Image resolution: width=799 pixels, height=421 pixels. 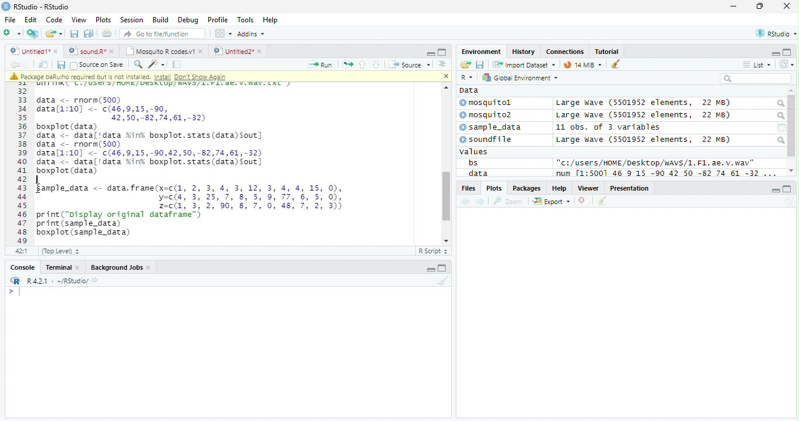 What do you see at coordinates (74, 33) in the screenshot?
I see `Save the current document` at bounding box center [74, 33].